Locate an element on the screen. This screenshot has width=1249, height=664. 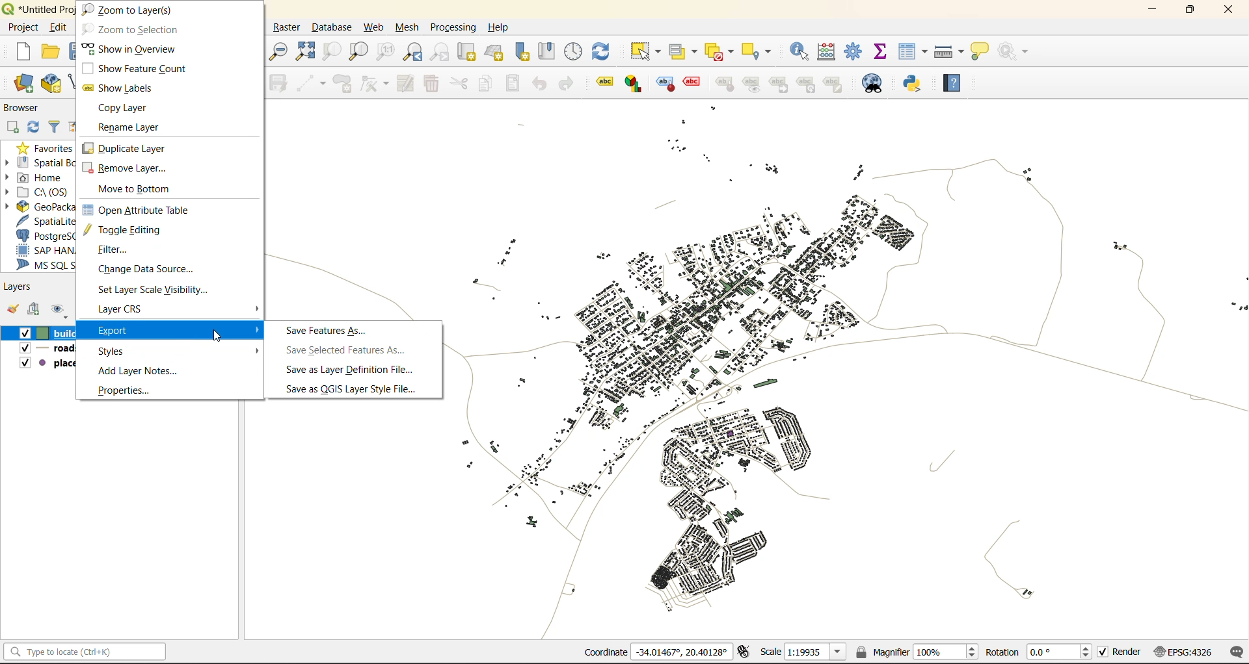
styles is located at coordinates (122, 350).